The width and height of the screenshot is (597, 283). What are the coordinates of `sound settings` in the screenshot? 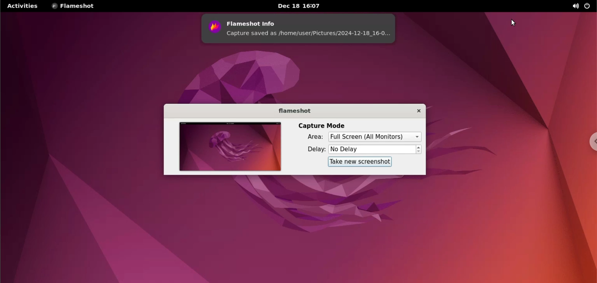 It's located at (573, 6).